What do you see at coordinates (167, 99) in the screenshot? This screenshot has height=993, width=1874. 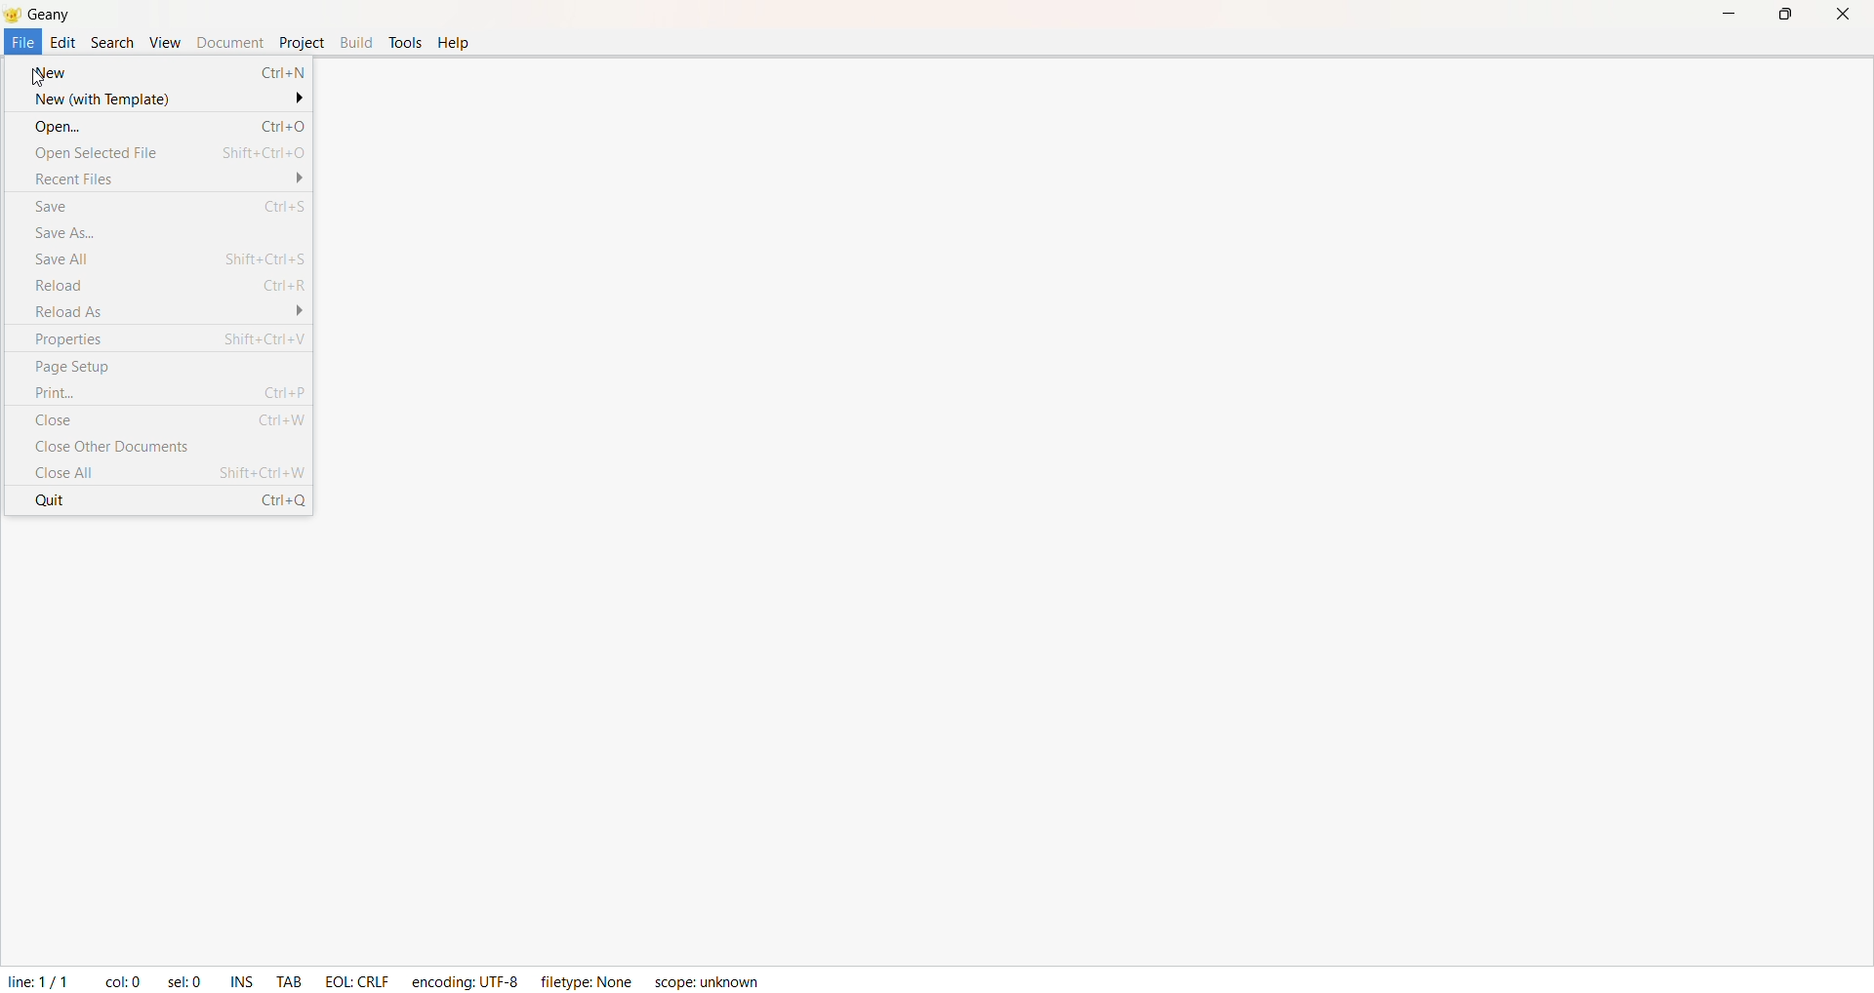 I see `New (With Temlate)` at bounding box center [167, 99].